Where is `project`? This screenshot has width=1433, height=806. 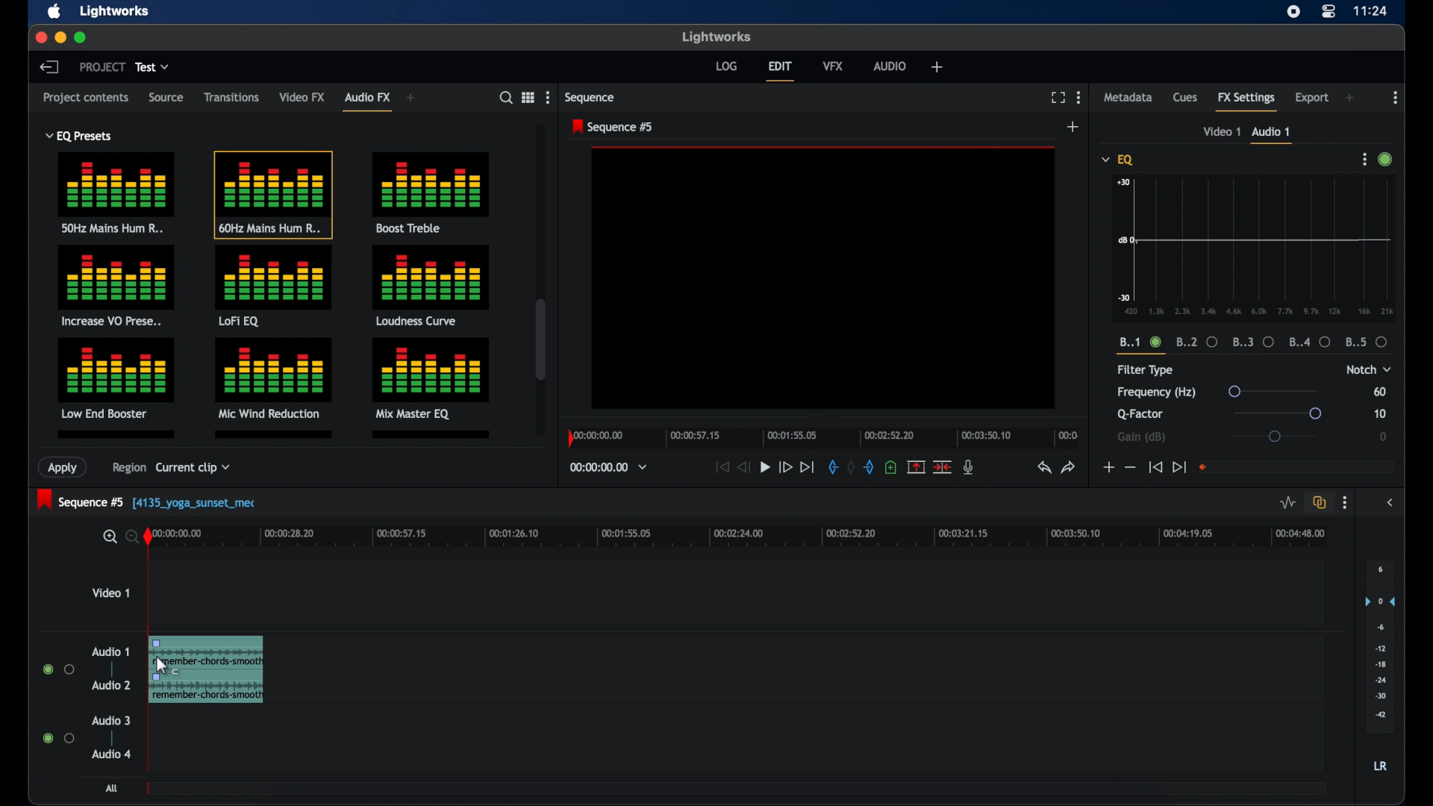
project is located at coordinates (102, 66).